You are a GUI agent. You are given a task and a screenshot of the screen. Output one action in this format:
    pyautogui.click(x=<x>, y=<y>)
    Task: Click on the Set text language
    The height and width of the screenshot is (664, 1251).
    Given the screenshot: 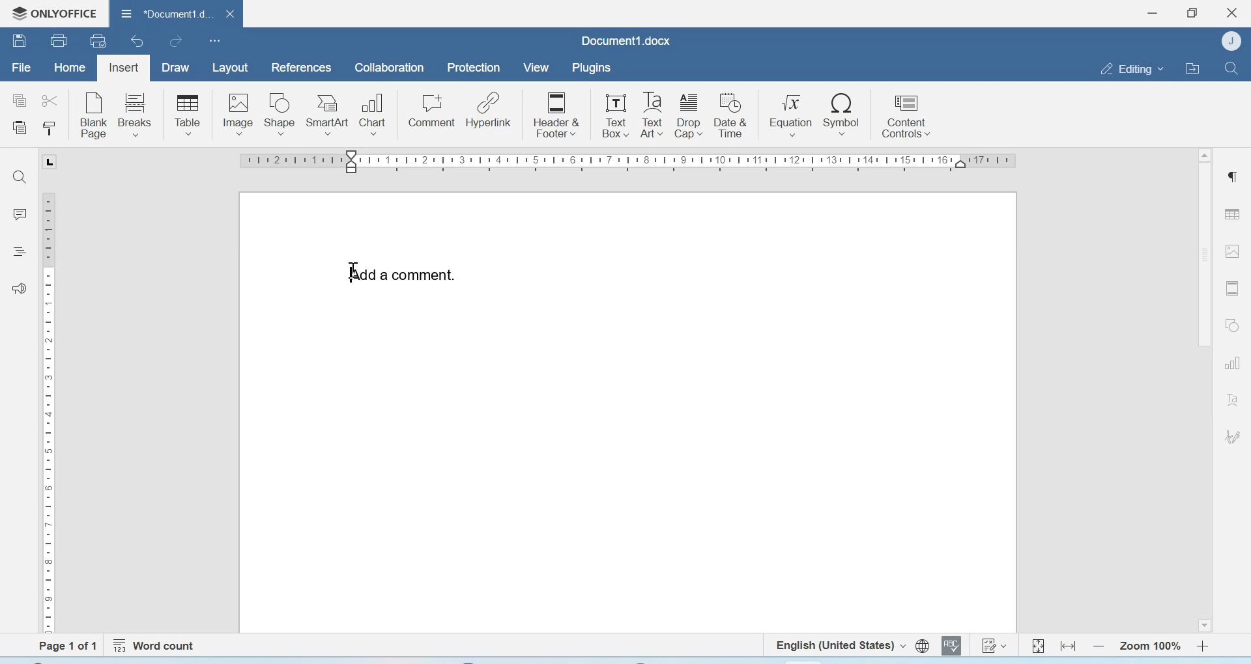 What is the action you would take?
    pyautogui.click(x=839, y=644)
    